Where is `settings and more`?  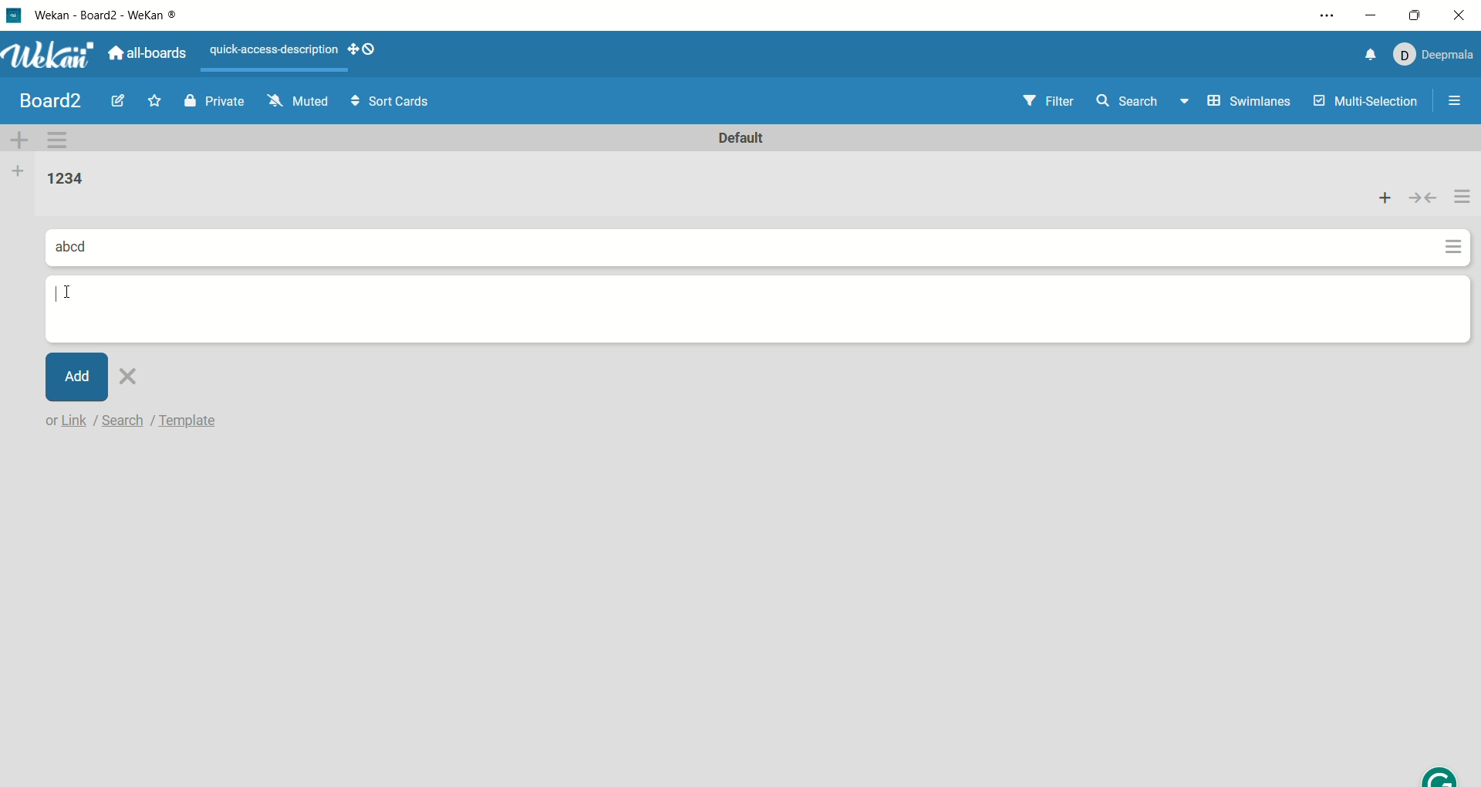 settings and more is located at coordinates (1325, 18).